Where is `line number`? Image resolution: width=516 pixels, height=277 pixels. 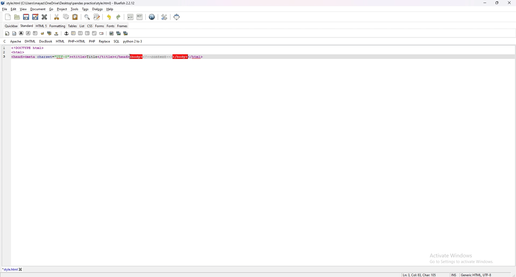 line number is located at coordinates (4, 48).